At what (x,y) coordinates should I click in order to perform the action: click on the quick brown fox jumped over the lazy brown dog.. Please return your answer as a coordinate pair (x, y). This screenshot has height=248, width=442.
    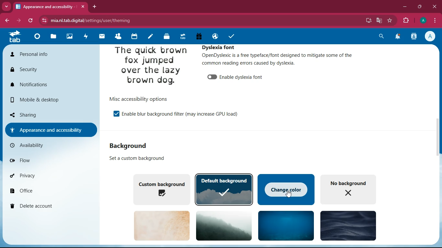
    Looking at the image, I should click on (151, 67).